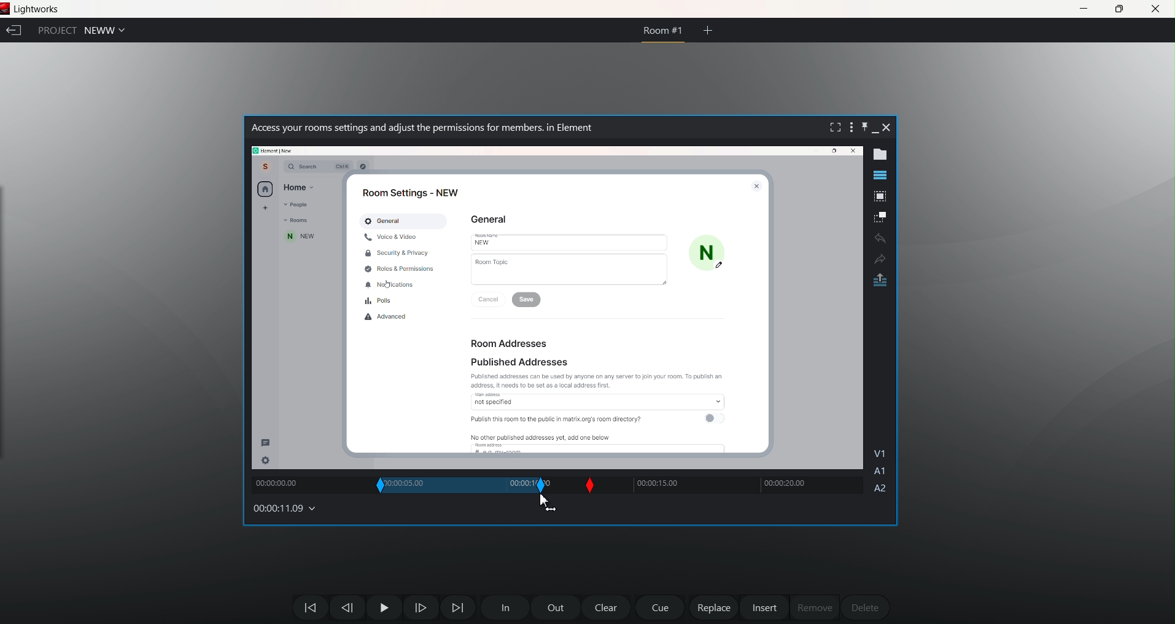  What do you see at coordinates (267, 442) in the screenshot?
I see `message` at bounding box center [267, 442].